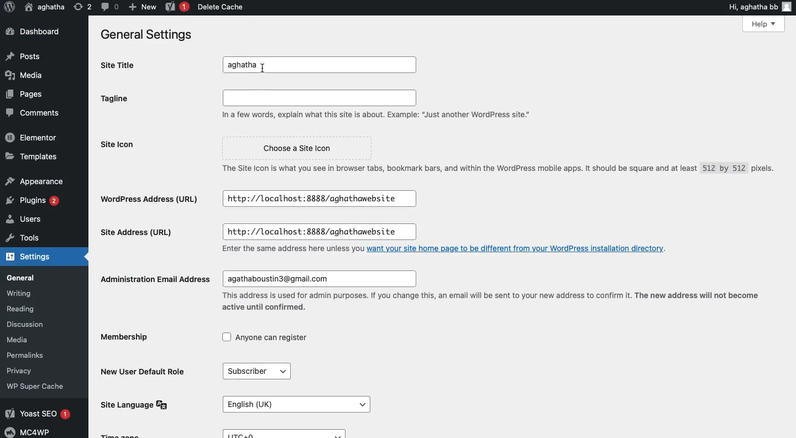 The width and height of the screenshot is (796, 438). I want to click on Enter the same address here unless you, so click(291, 249).